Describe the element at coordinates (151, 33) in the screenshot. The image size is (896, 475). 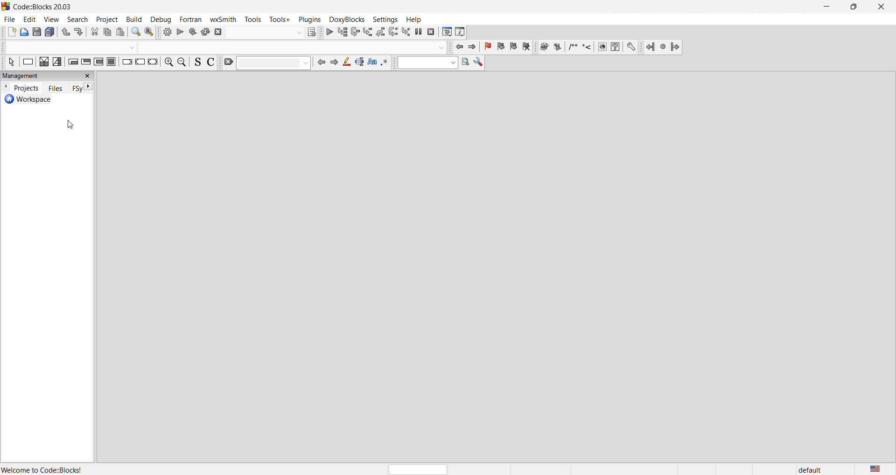
I see `replace` at that location.